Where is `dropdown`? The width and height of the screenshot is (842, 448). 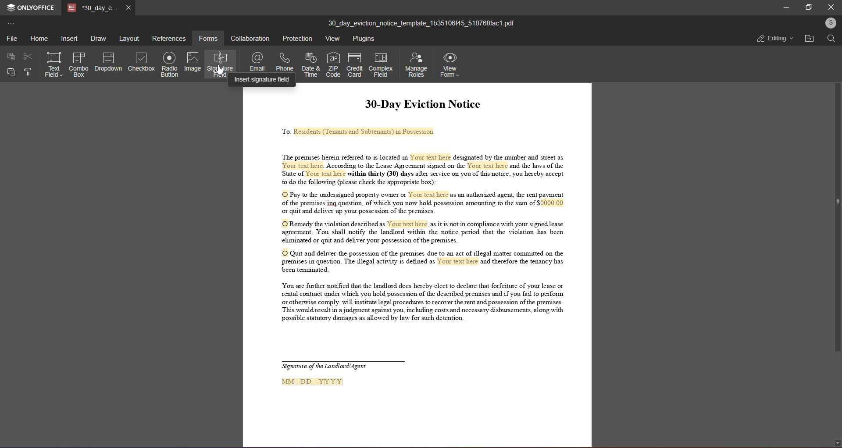 dropdown is located at coordinates (108, 61).